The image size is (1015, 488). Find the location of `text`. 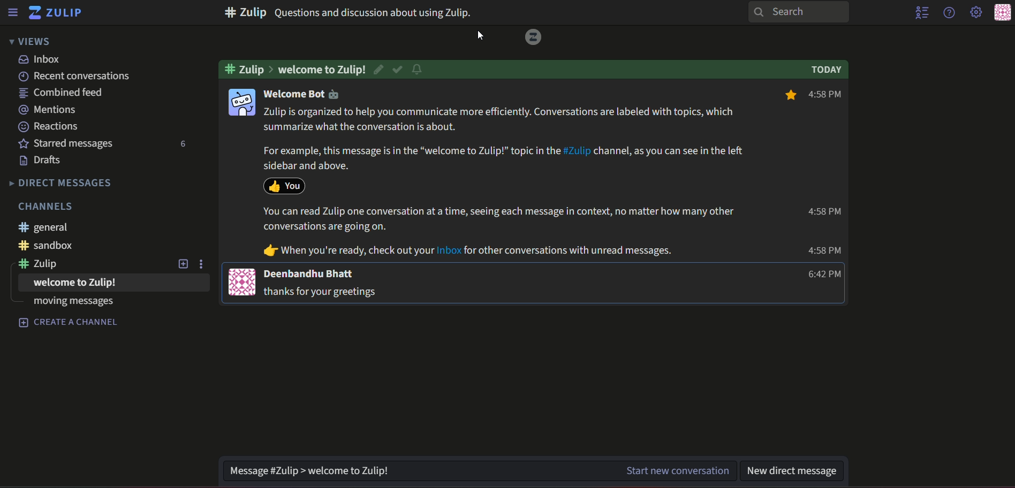

text is located at coordinates (825, 70).